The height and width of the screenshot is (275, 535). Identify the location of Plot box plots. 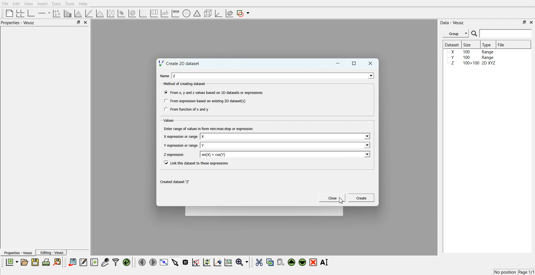
(111, 13).